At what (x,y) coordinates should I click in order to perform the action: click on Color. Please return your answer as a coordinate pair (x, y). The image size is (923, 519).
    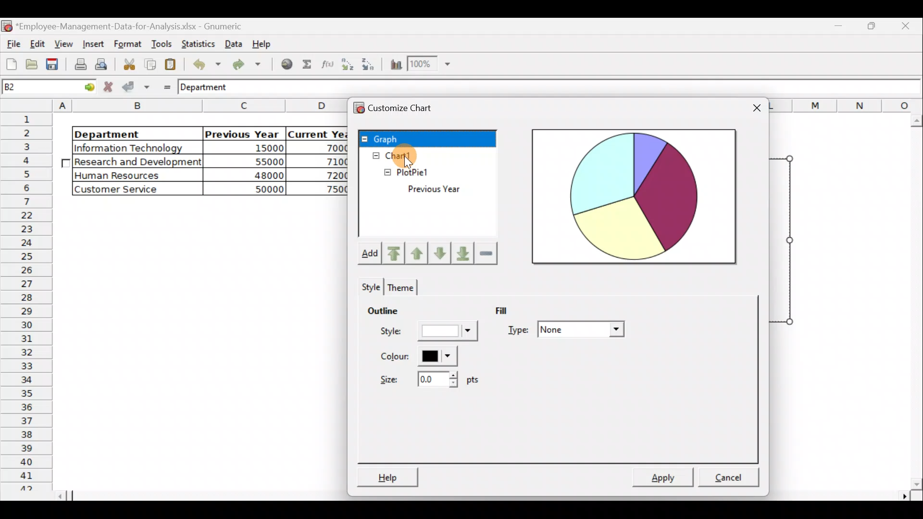
    Looking at the image, I should click on (424, 358).